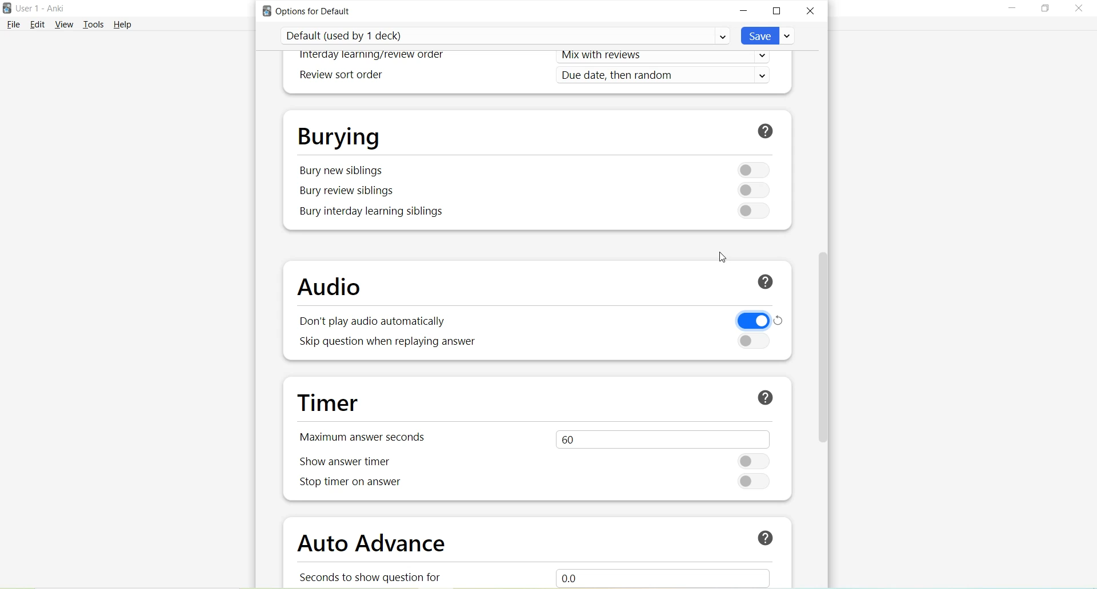  What do you see at coordinates (350, 485) in the screenshot?
I see `Stop timer on answer` at bounding box center [350, 485].